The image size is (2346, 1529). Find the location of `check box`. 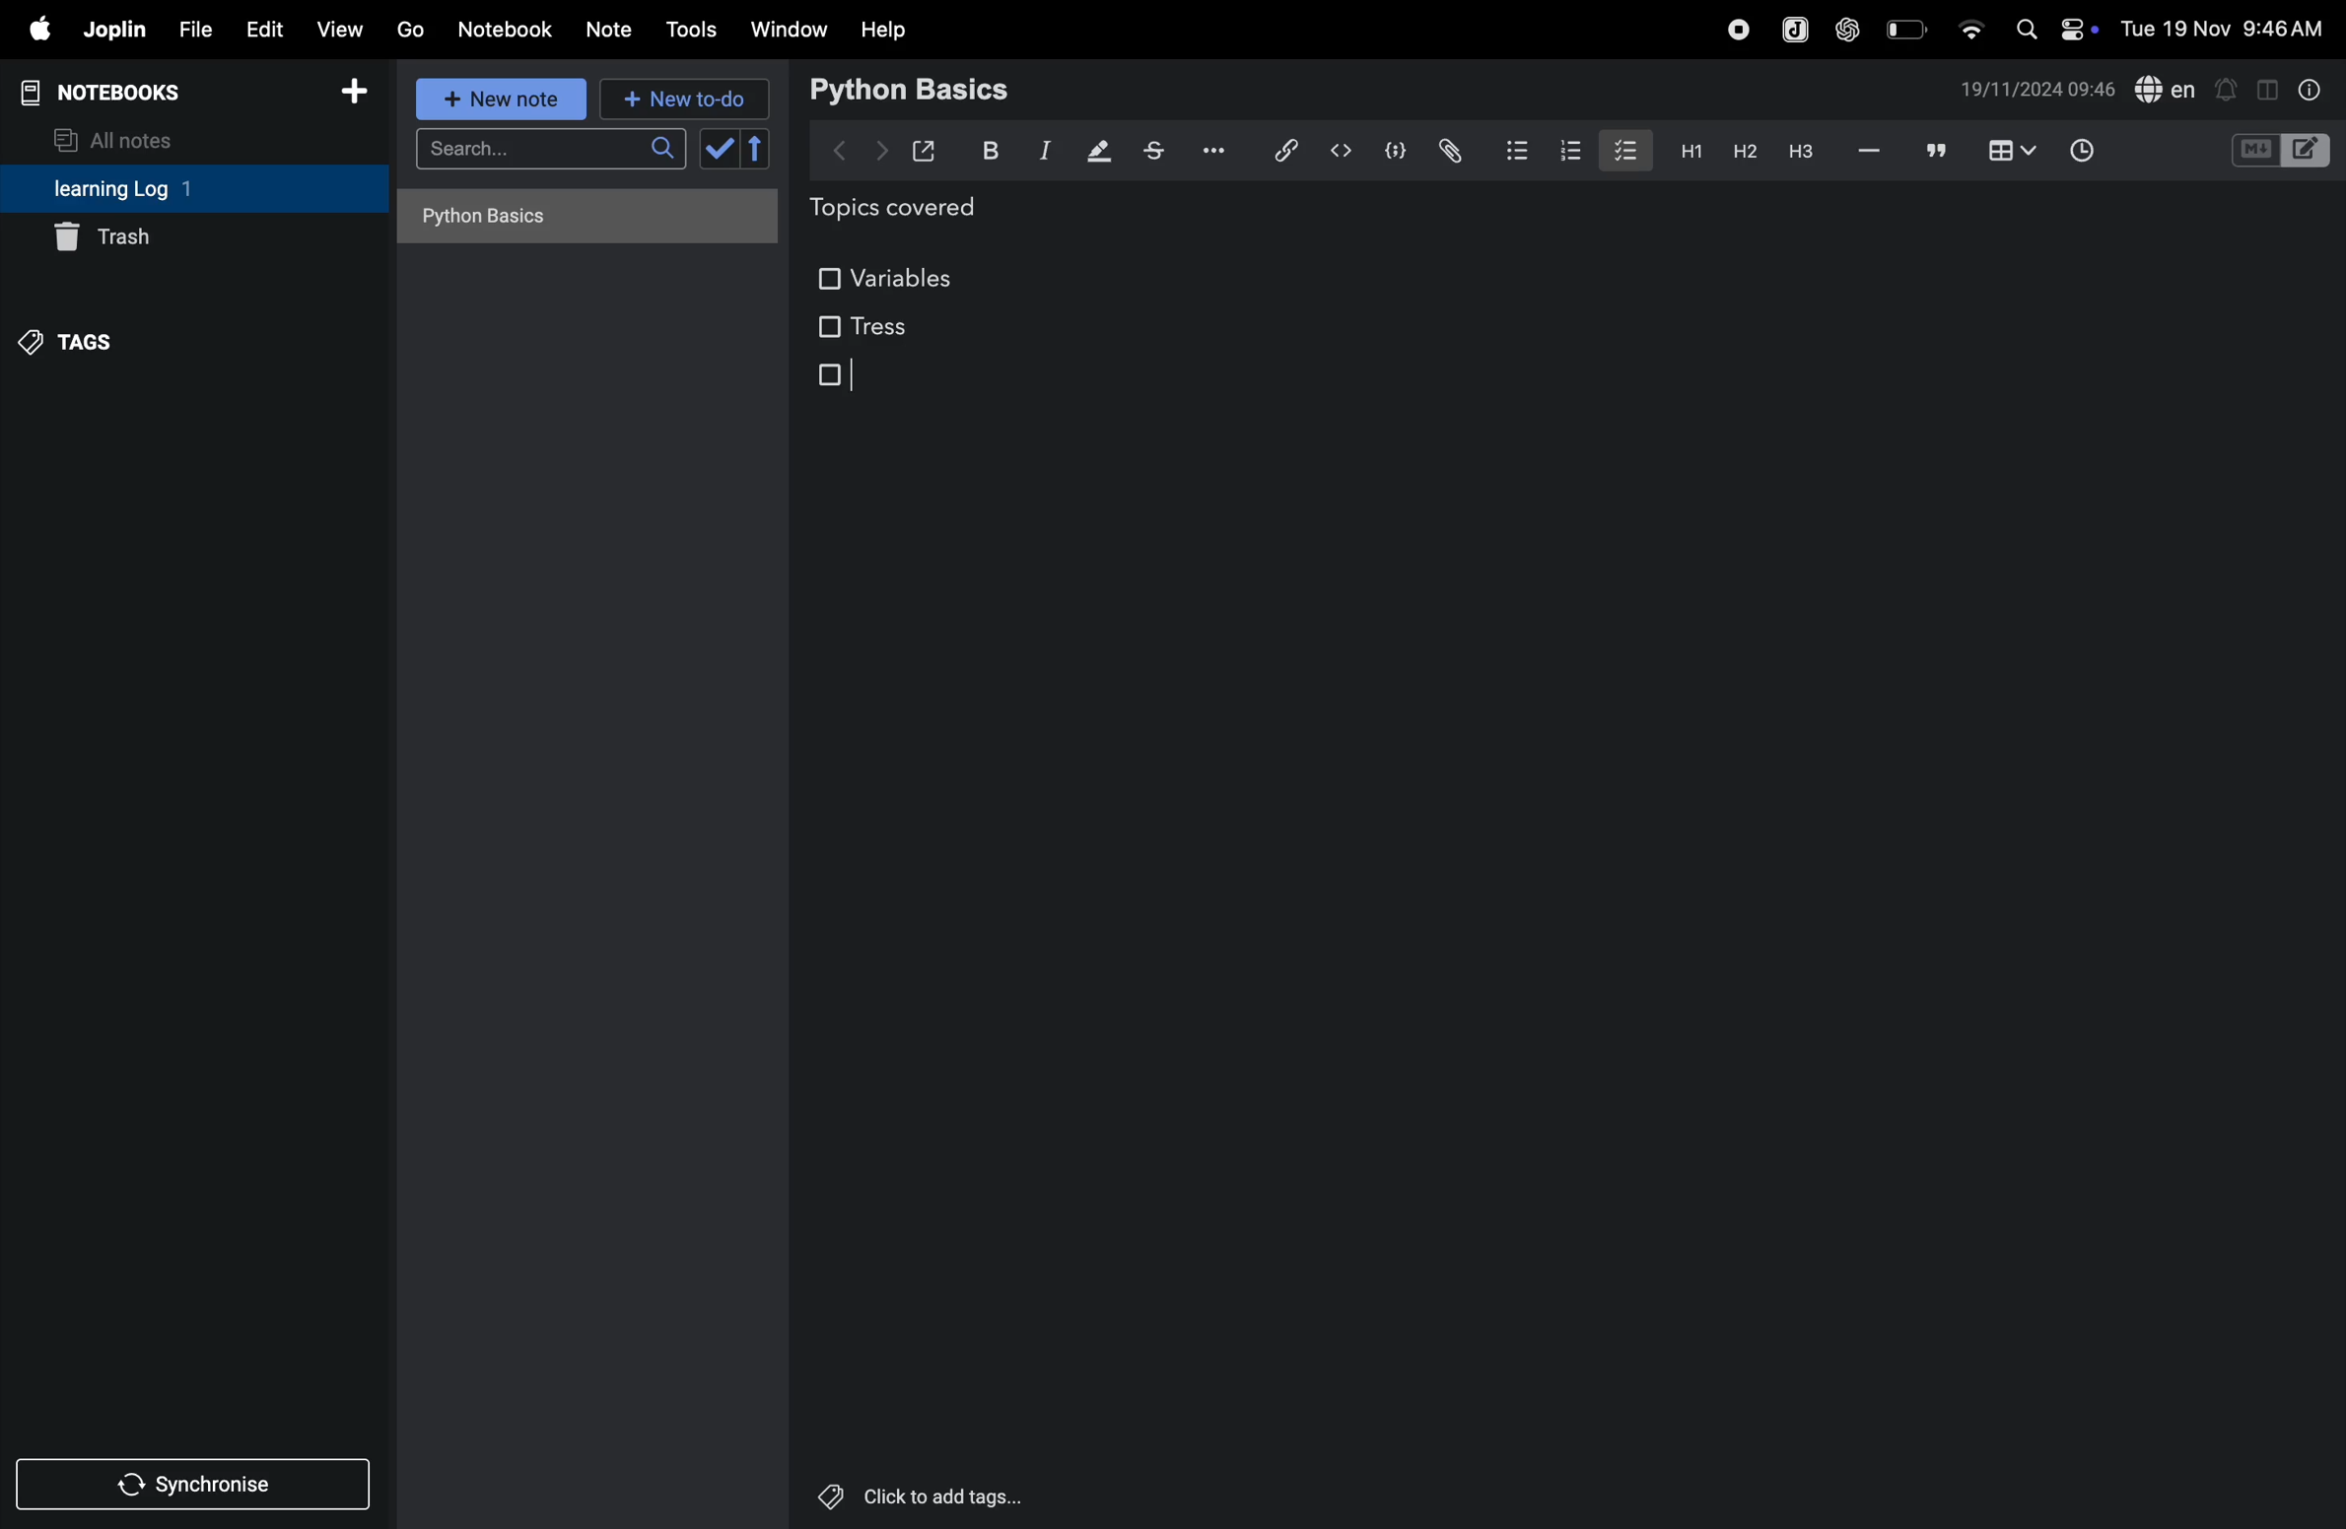

check box is located at coordinates (739, 149).